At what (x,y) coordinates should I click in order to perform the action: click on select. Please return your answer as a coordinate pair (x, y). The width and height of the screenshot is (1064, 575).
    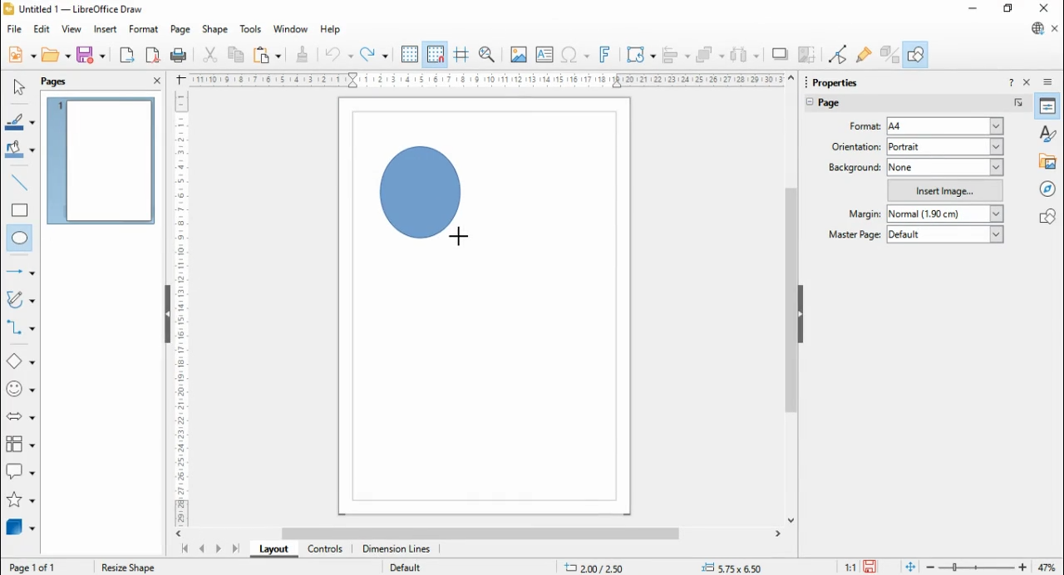
    Looking at the image, I should click on (18, 86).